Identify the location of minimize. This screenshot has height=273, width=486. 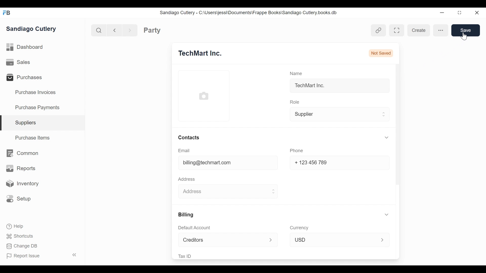
(442, 13).